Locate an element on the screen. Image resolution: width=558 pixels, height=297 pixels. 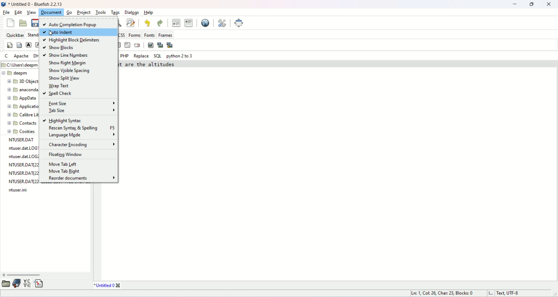
insert special character is located at coordinates (27, 282).